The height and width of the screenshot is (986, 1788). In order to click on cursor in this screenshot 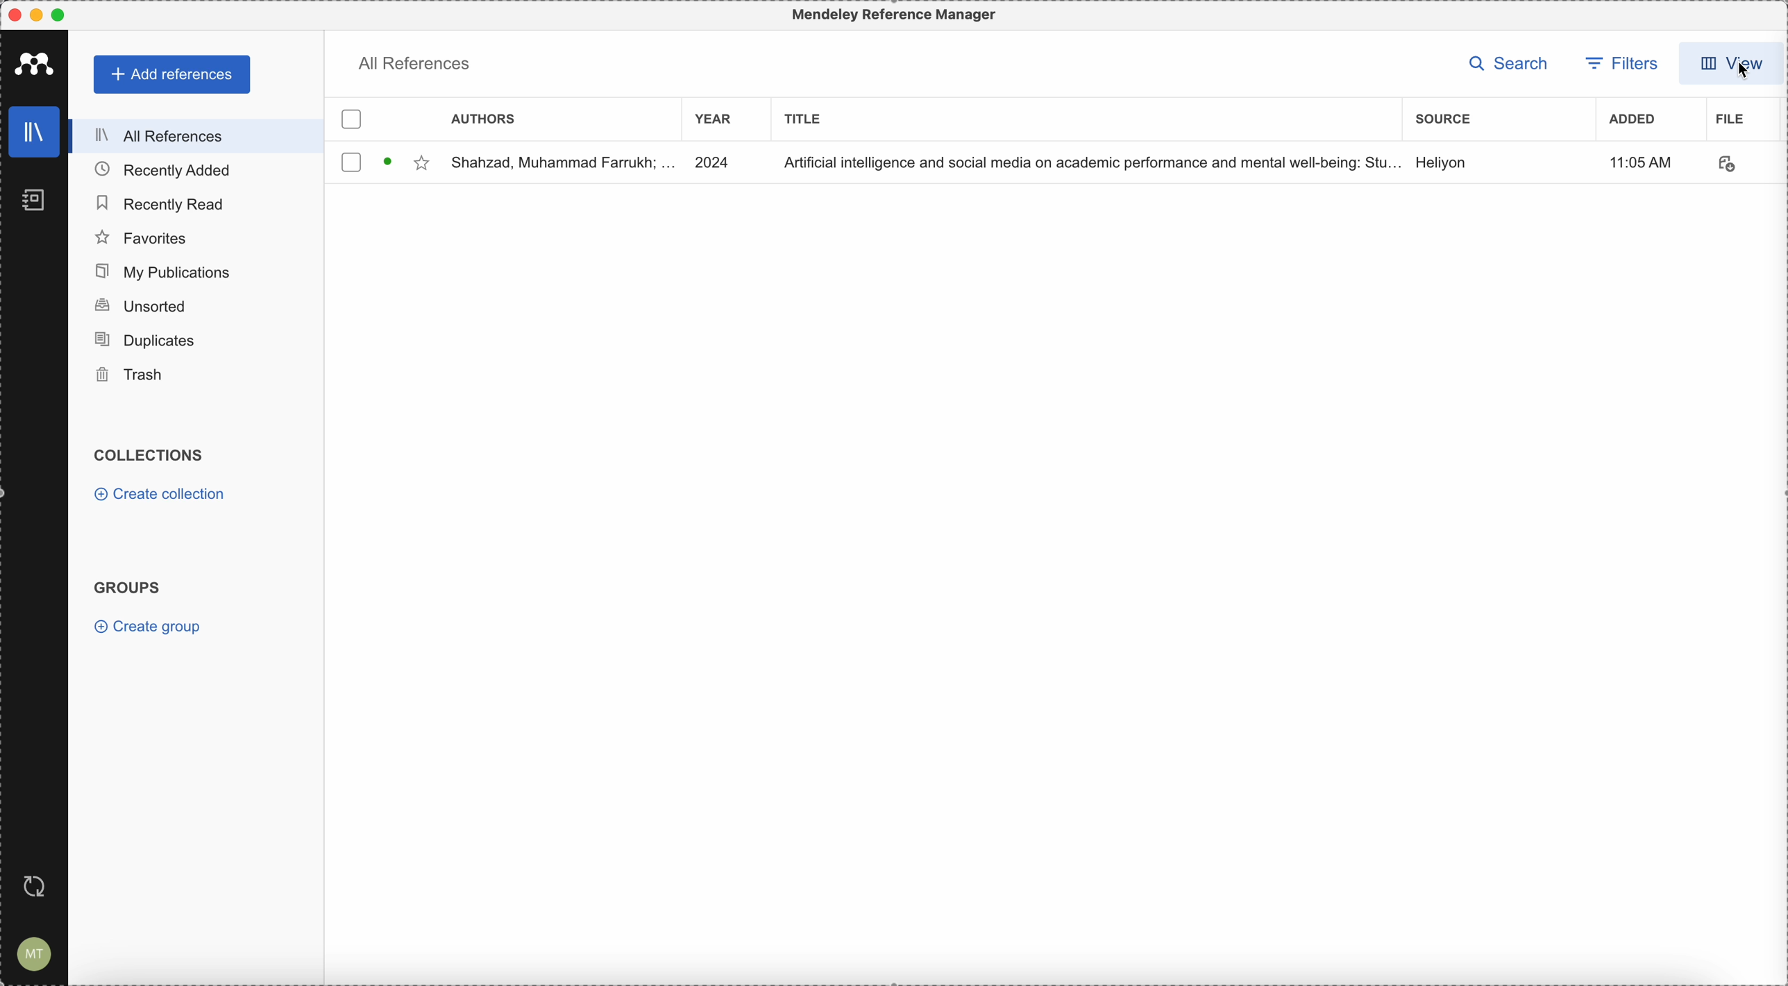, I will do `click(1746, 69)`.